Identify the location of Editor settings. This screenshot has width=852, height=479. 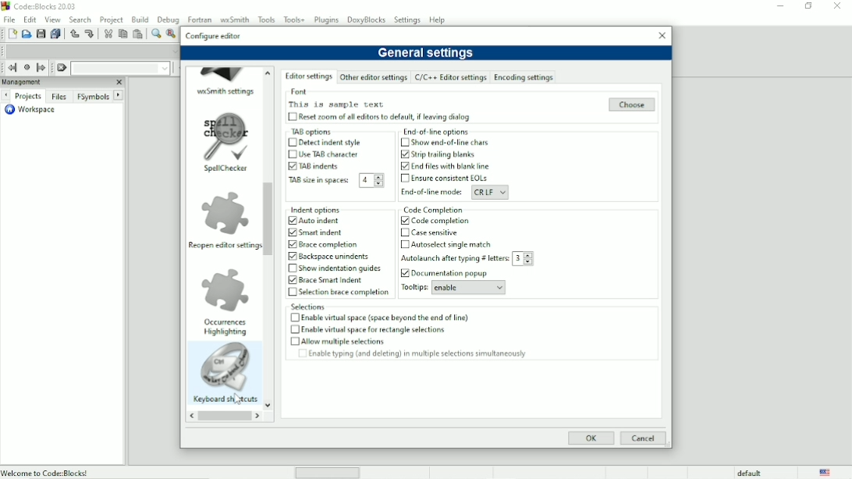
(309, 77).